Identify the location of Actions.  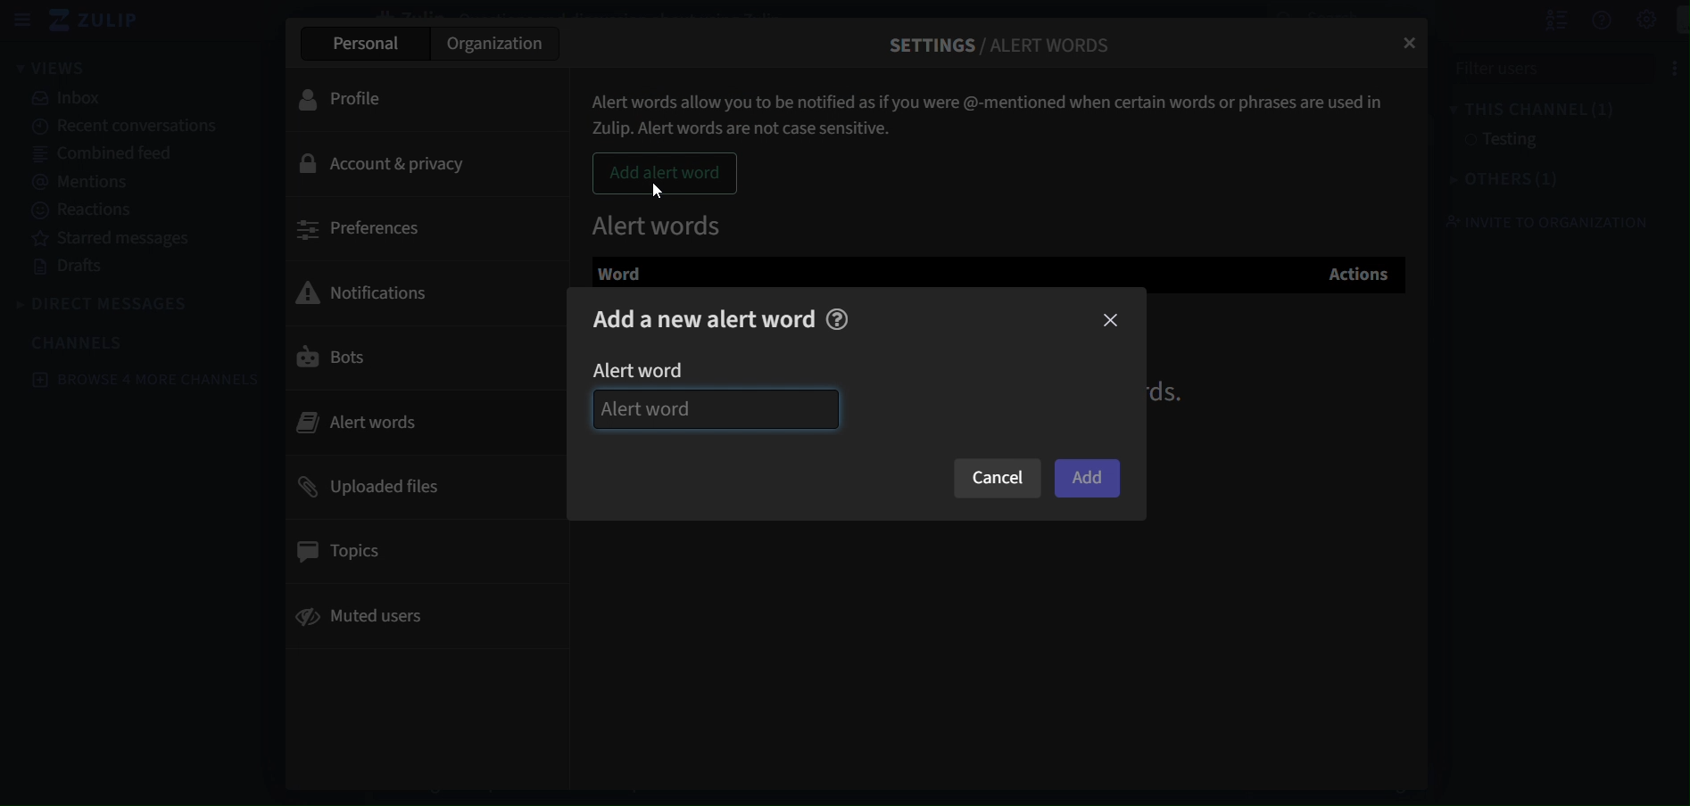
(1353, 272).